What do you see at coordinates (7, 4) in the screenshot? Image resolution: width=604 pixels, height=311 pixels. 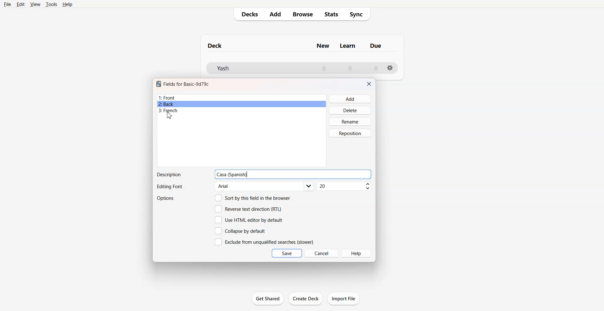 I see `File` at bounding box center [7, 4].